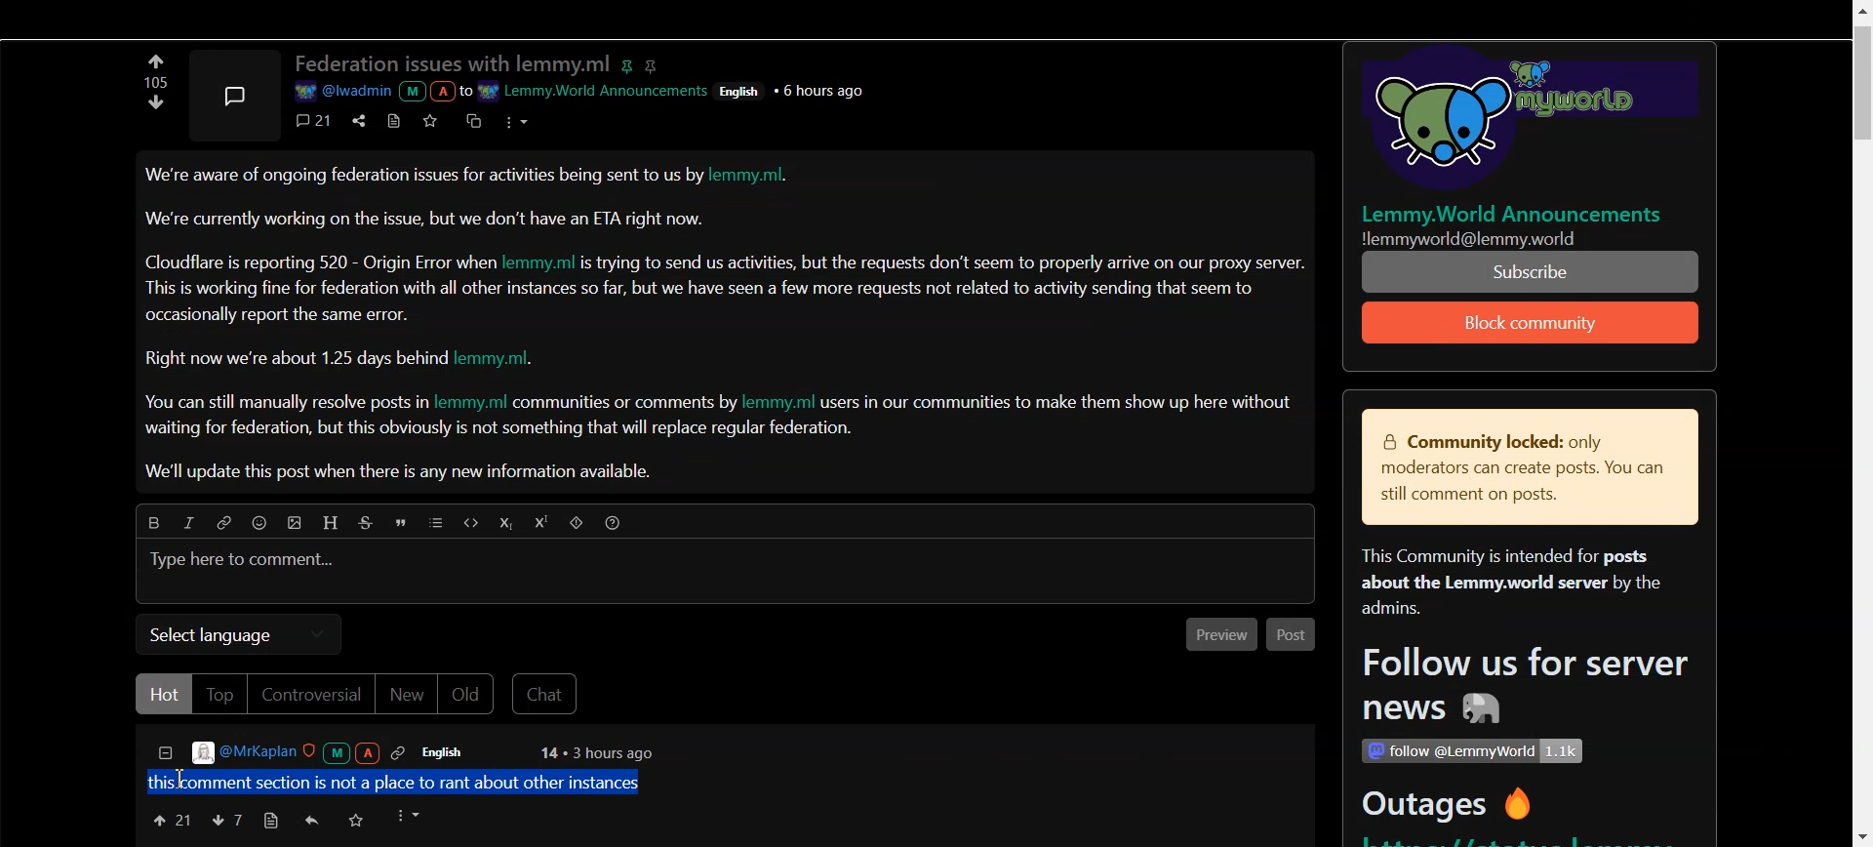  Describe the element at coordinates (504, 524) in the screenshot. I see `Subscript` at that location.